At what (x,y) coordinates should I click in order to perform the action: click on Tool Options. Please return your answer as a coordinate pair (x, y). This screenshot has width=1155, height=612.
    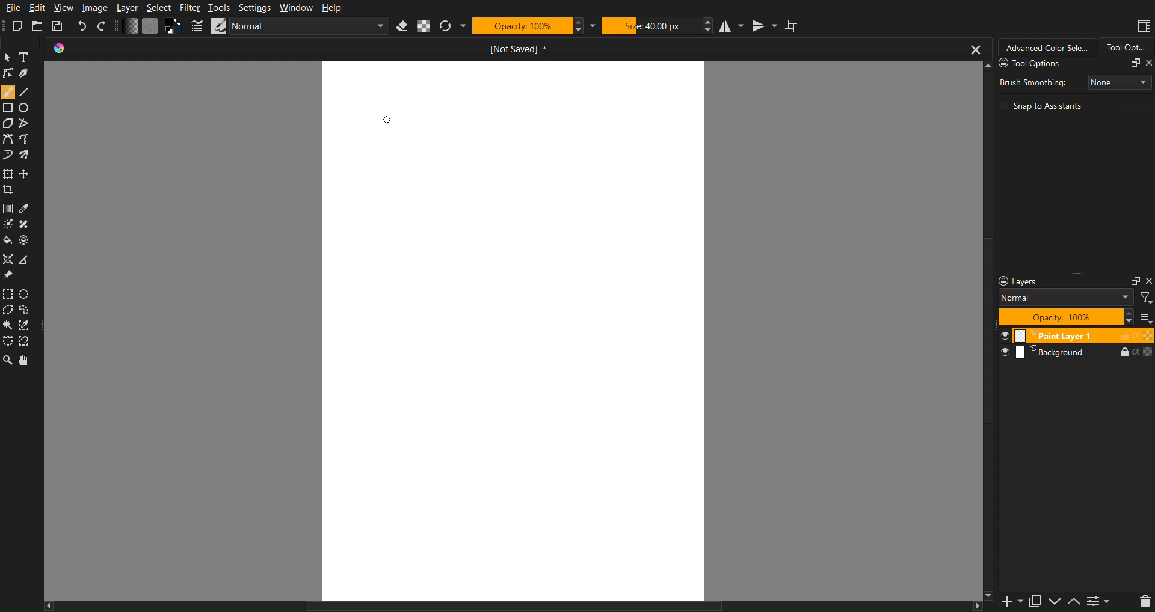
    Looking at the image, I should click on (1055, 64).